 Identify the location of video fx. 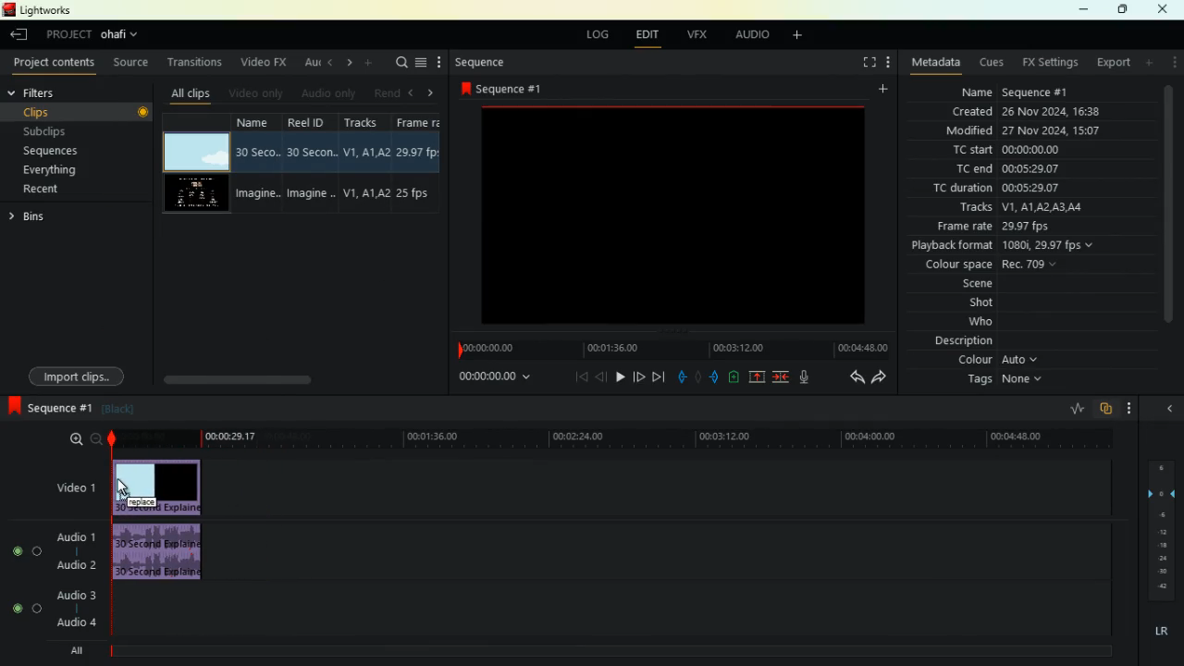
(265, 62).